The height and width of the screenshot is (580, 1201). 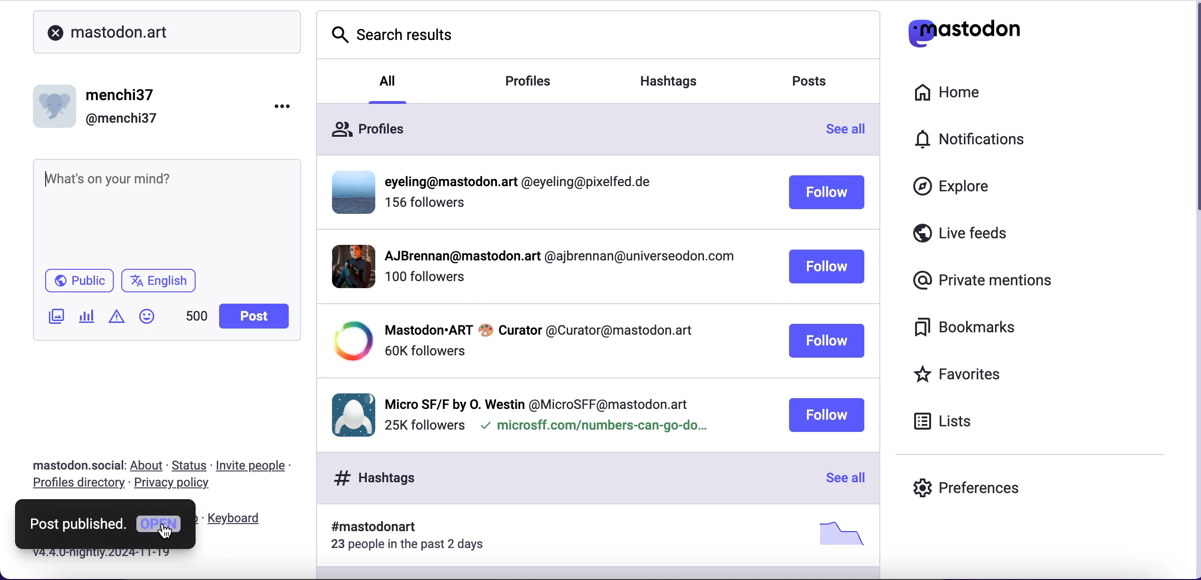 I want to click on user, so click(x=101, y=105).